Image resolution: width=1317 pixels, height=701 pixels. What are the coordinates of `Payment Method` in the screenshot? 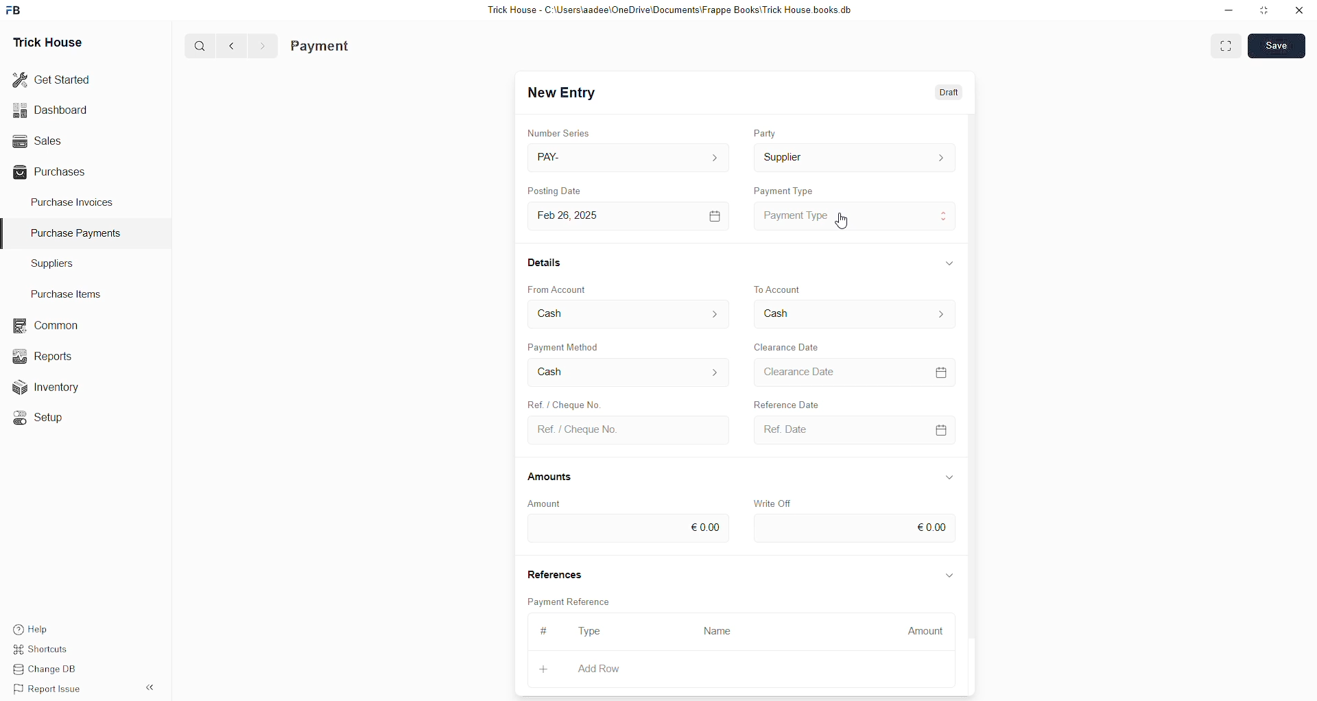 It's located at (565, 346).